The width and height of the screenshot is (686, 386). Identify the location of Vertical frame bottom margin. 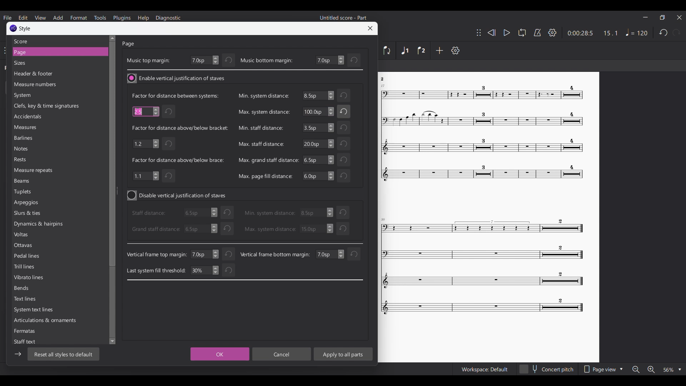
(275, 254).